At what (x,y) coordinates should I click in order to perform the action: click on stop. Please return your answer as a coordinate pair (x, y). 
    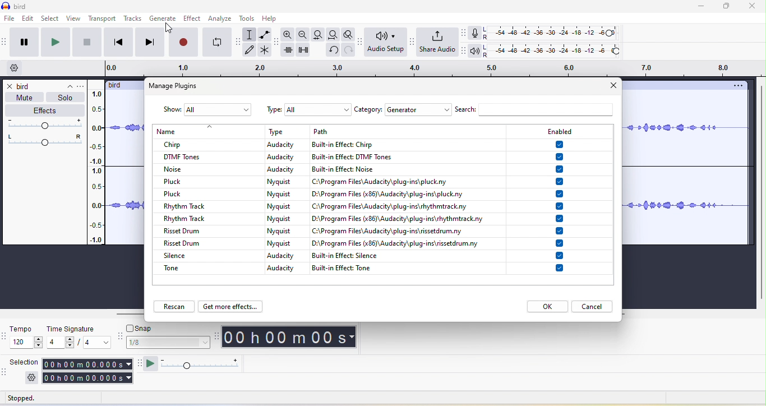
    Looking at the image, I should click on (86, 42).